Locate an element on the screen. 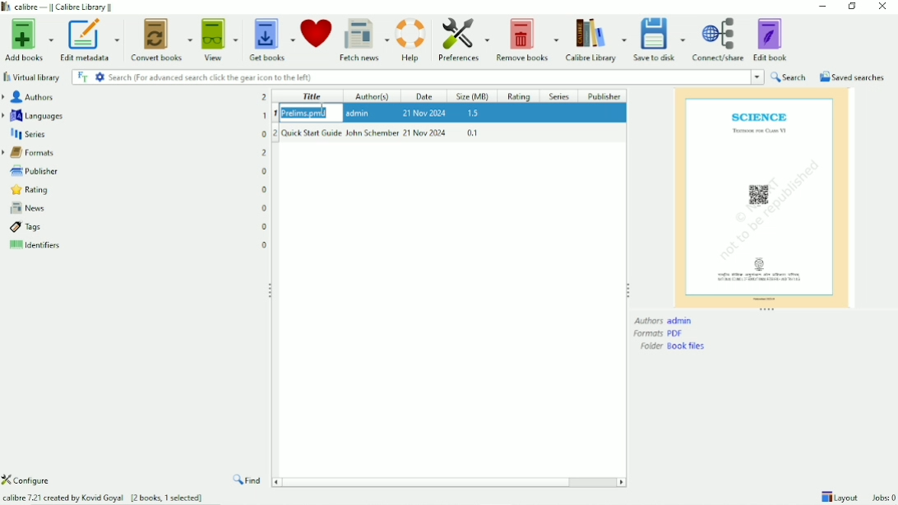 Image resolution: width=898 pixels, height=505 pixels. 0 is located at coordinates (265, 208).